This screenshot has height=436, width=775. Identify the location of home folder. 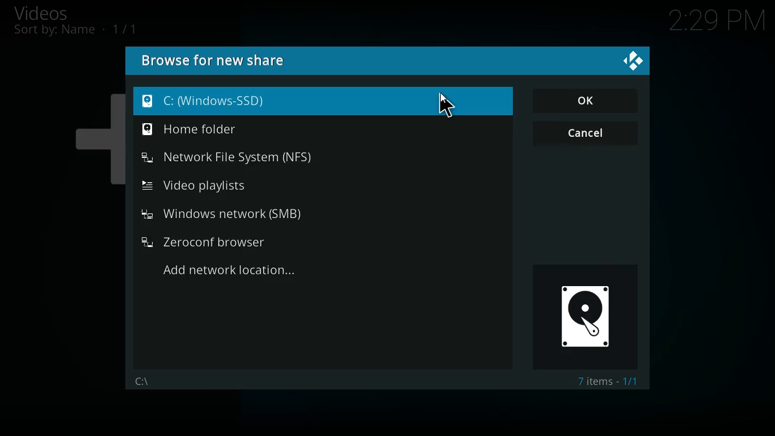
(239, 129).